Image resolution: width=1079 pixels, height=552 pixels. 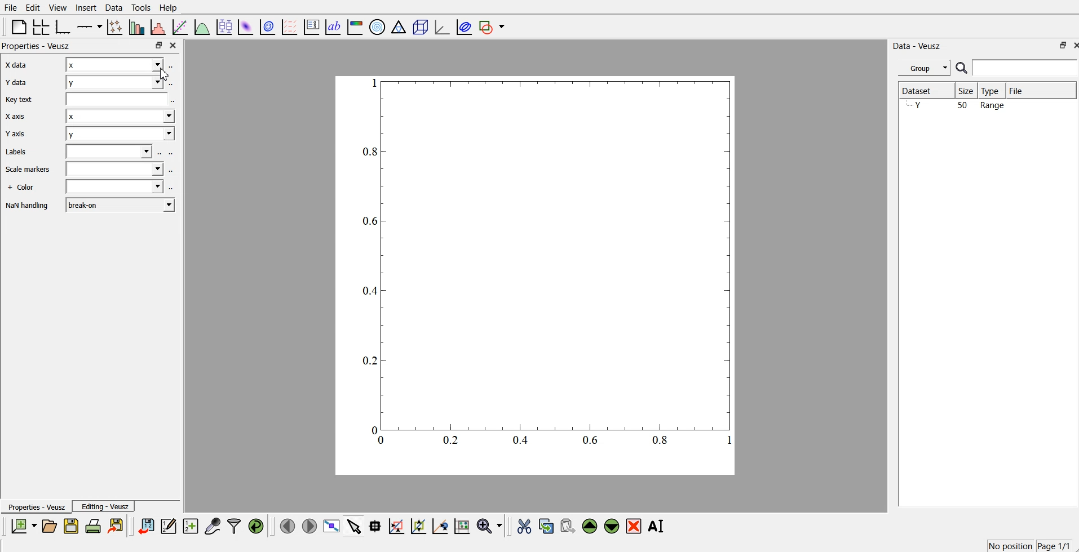 What do you see at coordinates (591, 526) in the screenshot?
I see `move the selected widgets up` at bounding box center [591, 526].